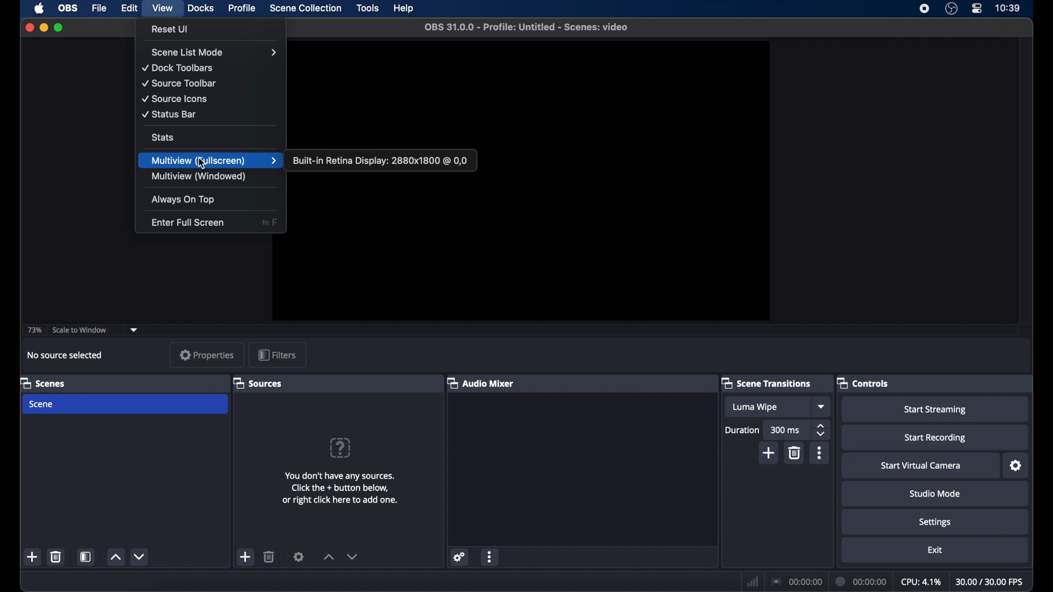 The height and width of the screenshot is (592, 1053). Describe the element at coordinates (755, 407) in the screenshot. I see `luma wipe` at that location.